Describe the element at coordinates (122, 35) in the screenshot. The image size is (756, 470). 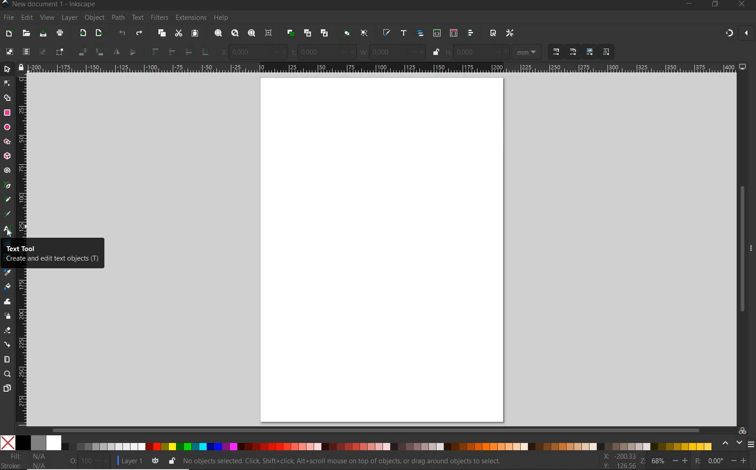
I see `undo` at that location.